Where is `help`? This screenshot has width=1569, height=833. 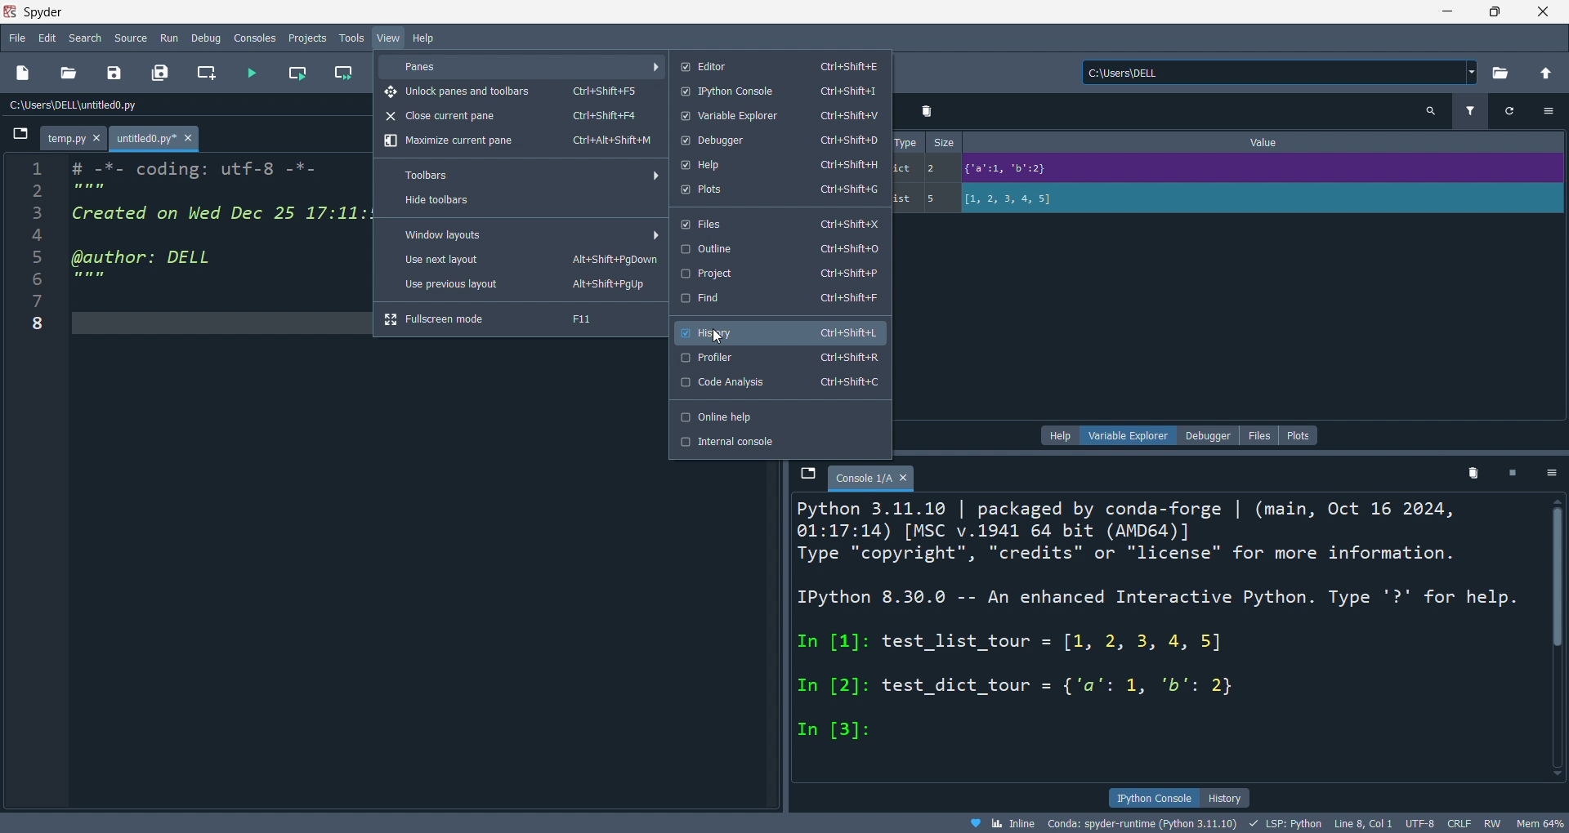
help is located at coordinates (1062, 435).